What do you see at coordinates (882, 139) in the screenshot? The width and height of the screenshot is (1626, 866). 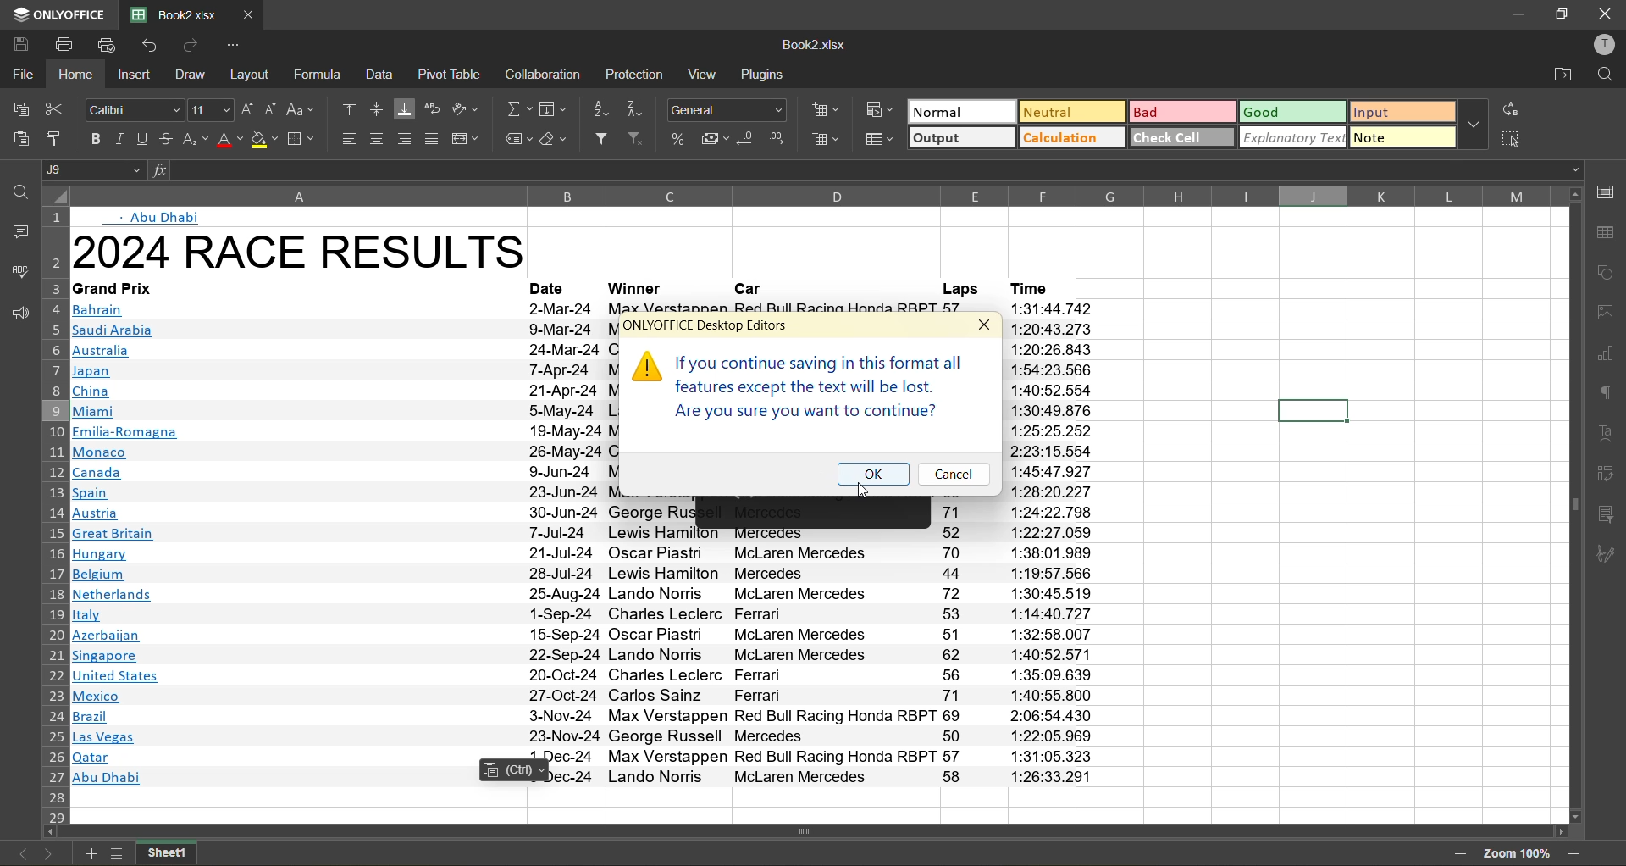 I see `format as table` at bounding box center [882, 139].